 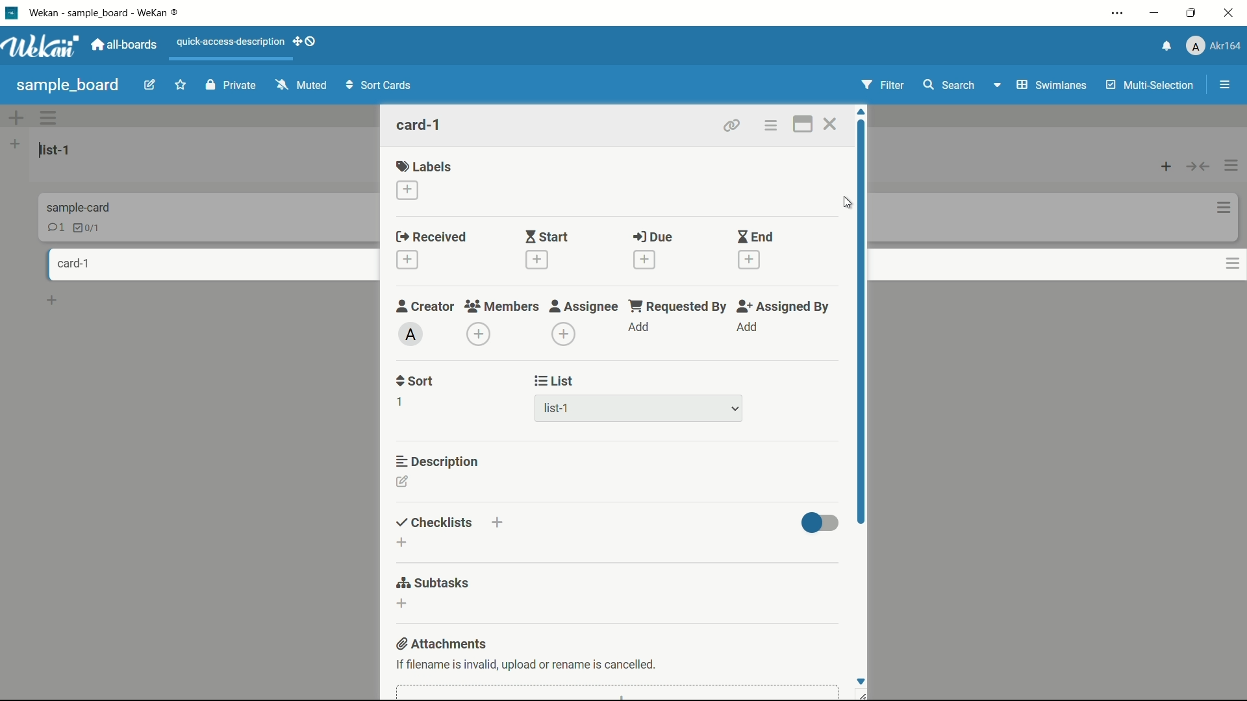 I want to click on received, so click(x=431, y=236).